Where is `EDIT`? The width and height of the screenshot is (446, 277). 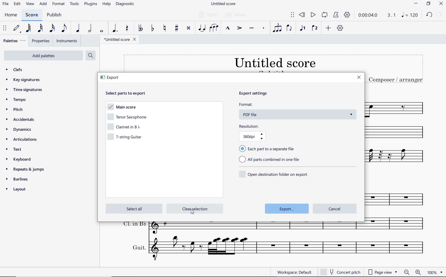 EDIT is located at coordinates (17, 4).